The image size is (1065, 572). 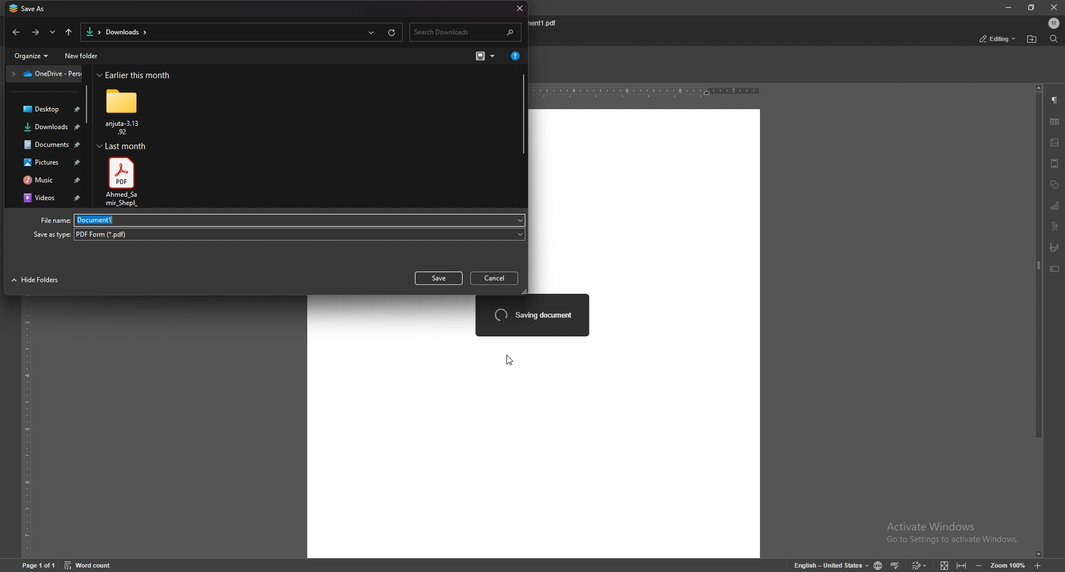 What do you see at coordinates (496, 279) in the screenshot?
I see `cancel` at bounding box center [496, 279].